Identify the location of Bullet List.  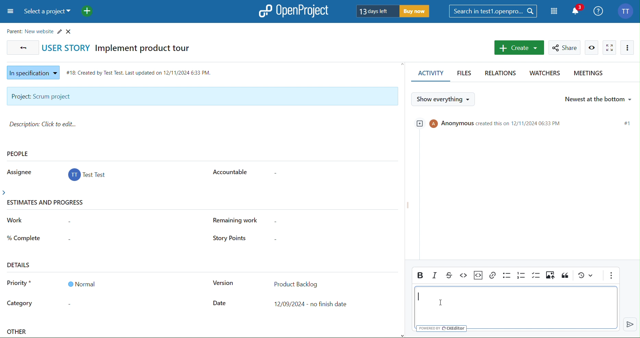
(506, 276).